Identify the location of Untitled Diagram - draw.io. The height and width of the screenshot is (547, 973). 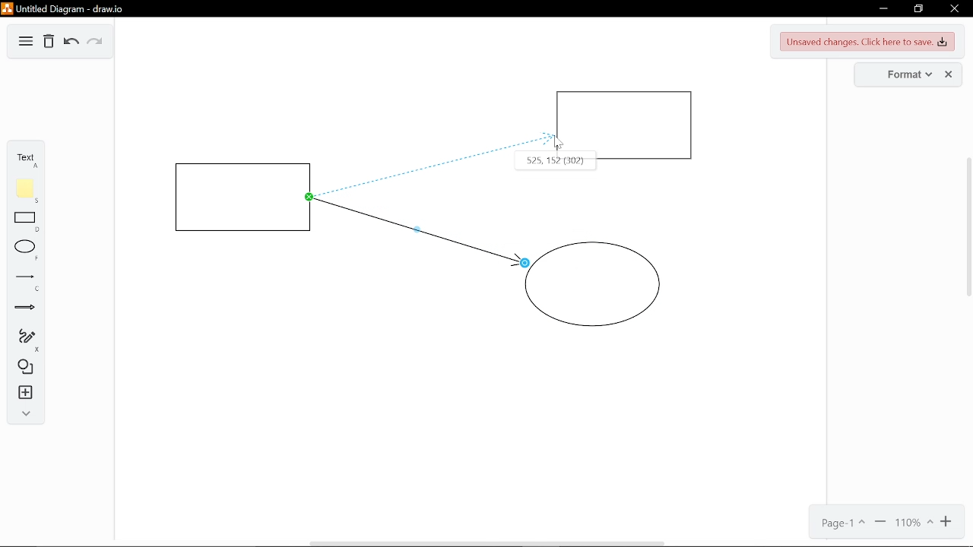
(65, 9).